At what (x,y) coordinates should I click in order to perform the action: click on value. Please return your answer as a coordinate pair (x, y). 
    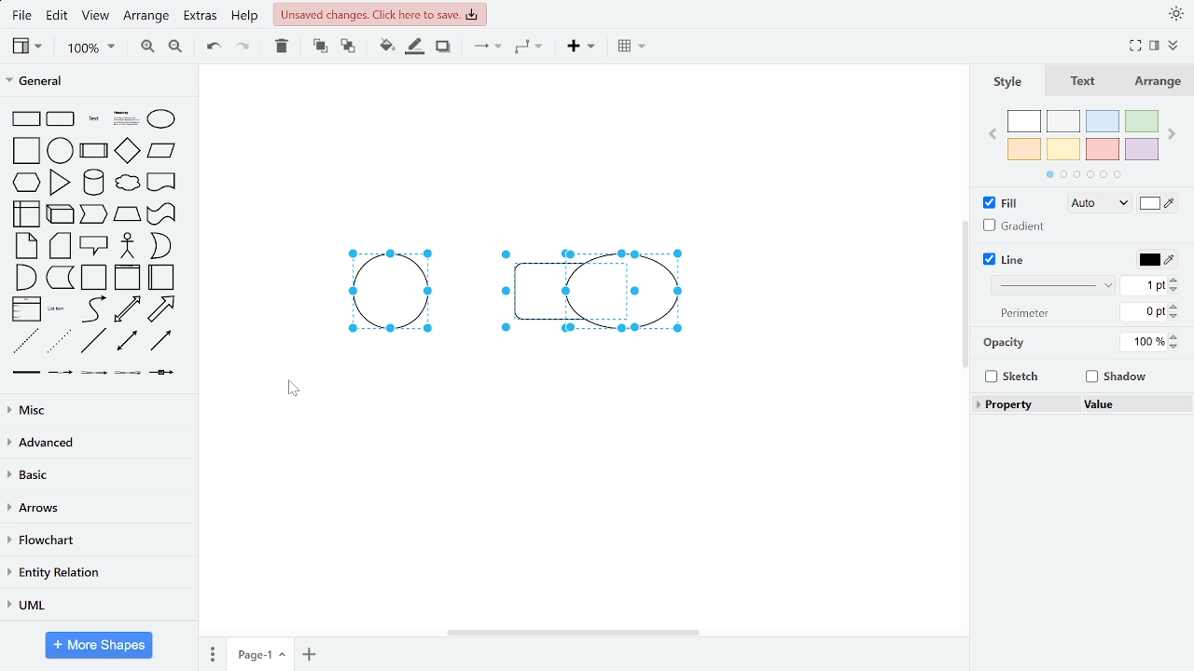
    Looking at the image, I should click on (1132, 404).